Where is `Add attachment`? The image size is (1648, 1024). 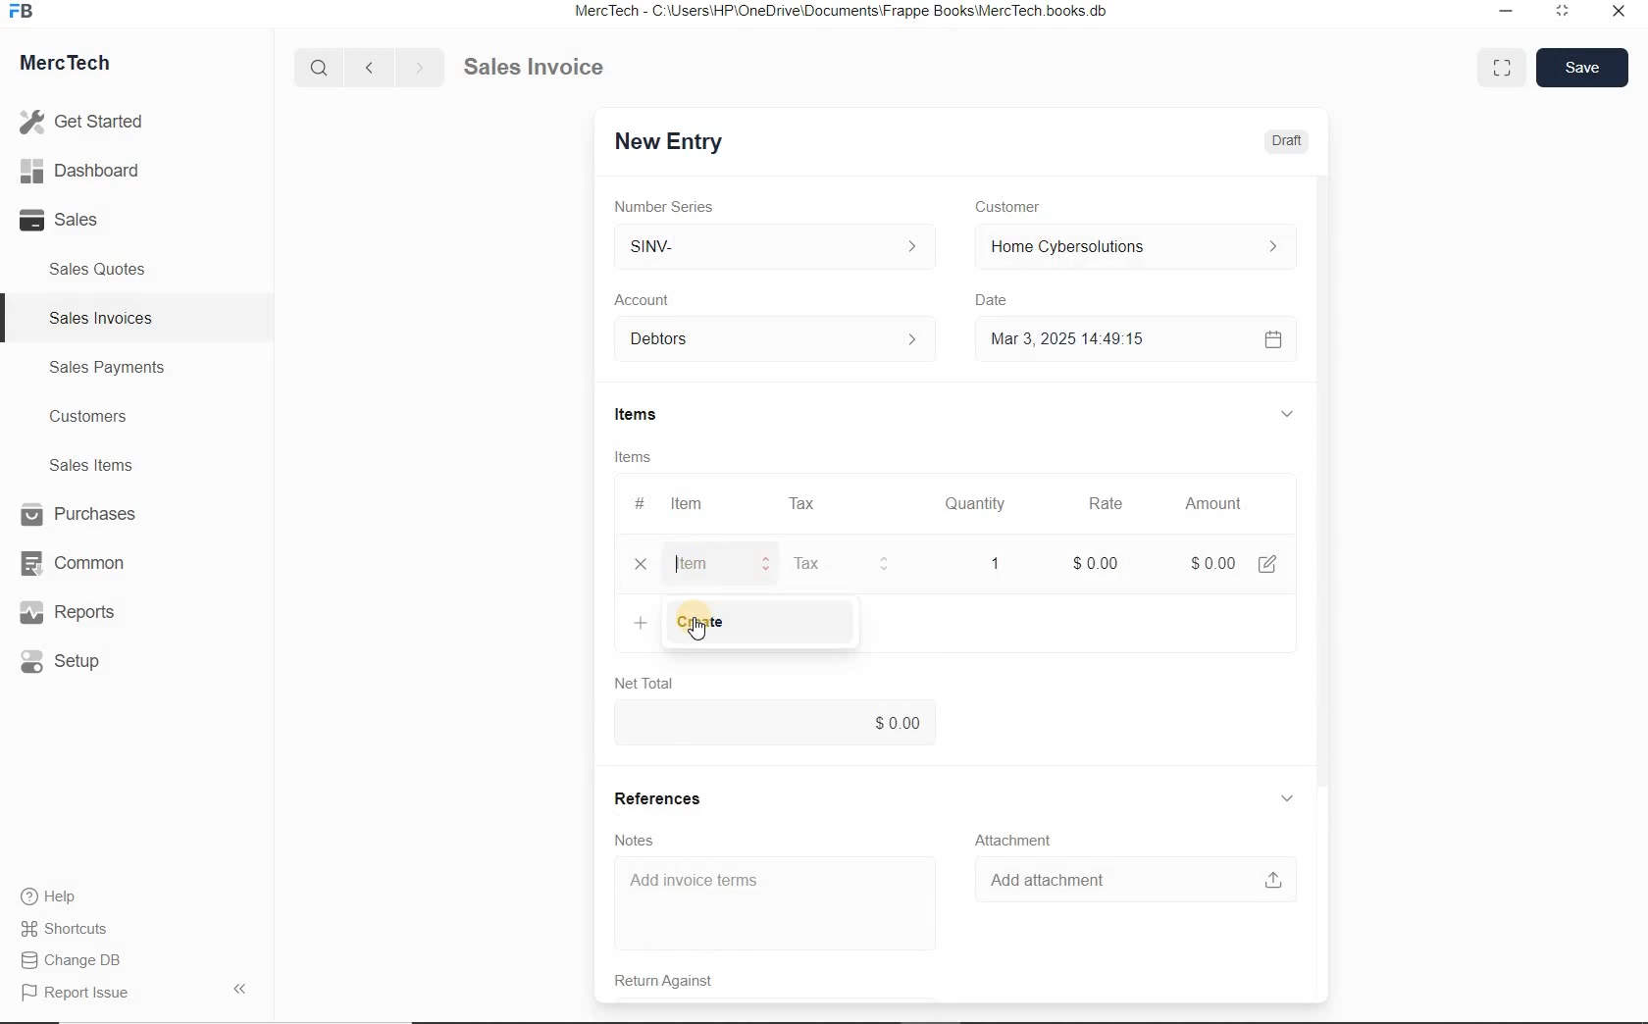 Add attachment is located at coordinates (1135, 879).